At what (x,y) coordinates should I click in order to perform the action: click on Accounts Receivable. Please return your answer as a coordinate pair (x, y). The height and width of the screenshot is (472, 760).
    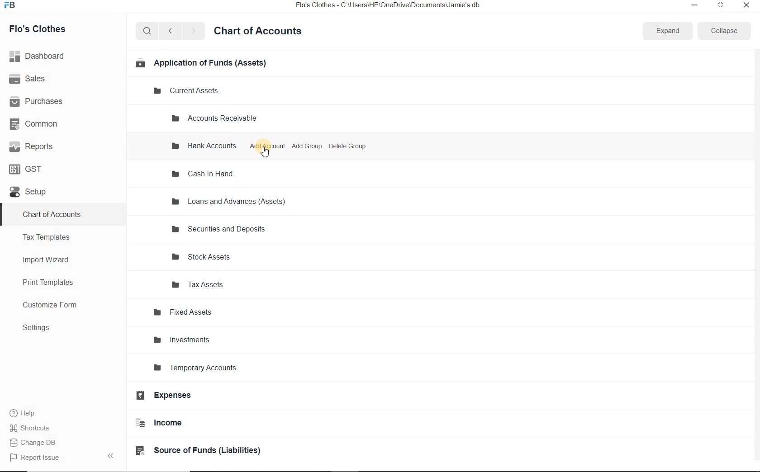
    Looking at the image, I should click on (219, 118).